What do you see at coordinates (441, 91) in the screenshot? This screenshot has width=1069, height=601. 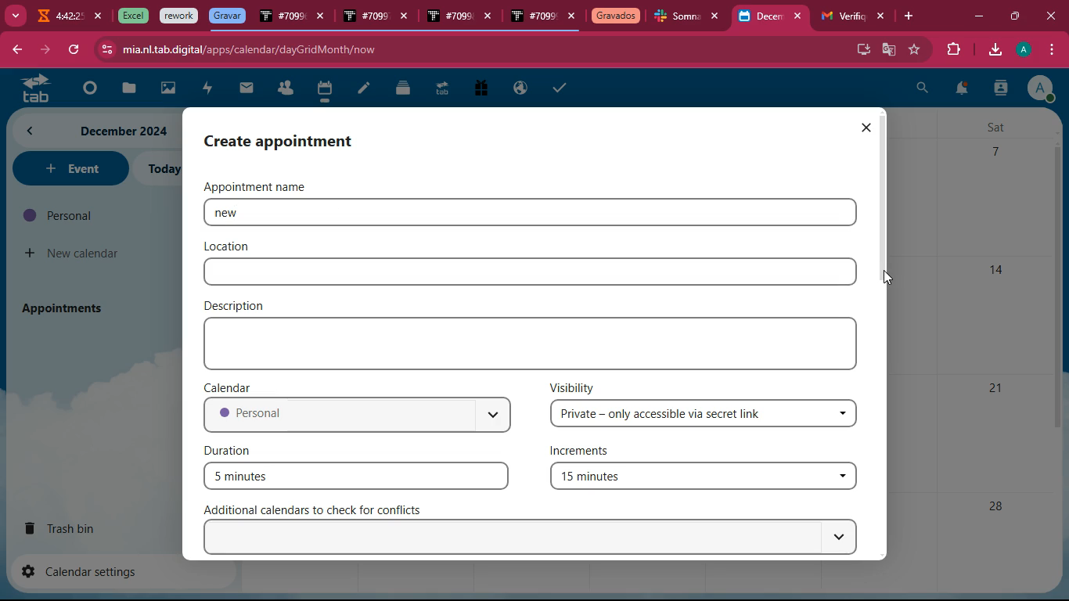 I see `tab` at bounding box center [441, 91].